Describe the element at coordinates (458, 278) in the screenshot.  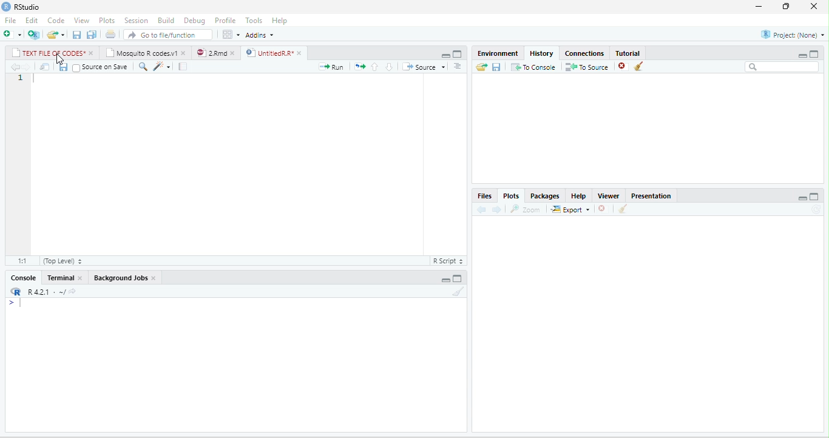
I see `maximize` at that location.